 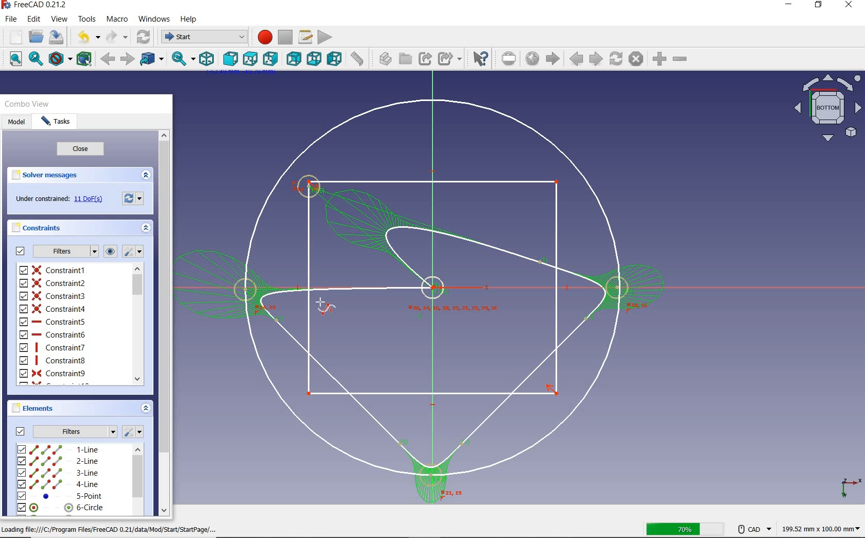 I want to click on constraint6, so click(x=53, y=335).